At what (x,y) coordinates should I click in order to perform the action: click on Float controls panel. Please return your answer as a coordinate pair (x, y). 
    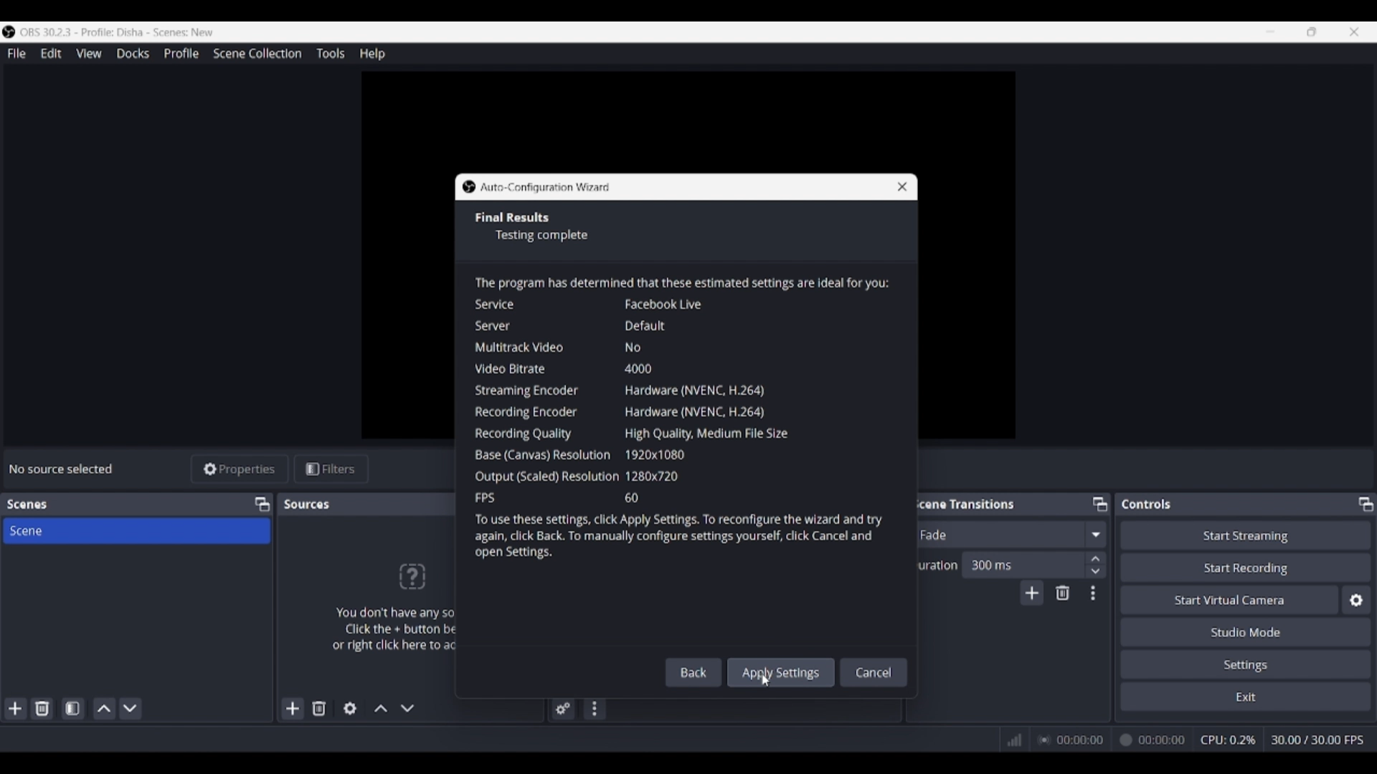
    Looking at the image, I should click on (1366, 504).